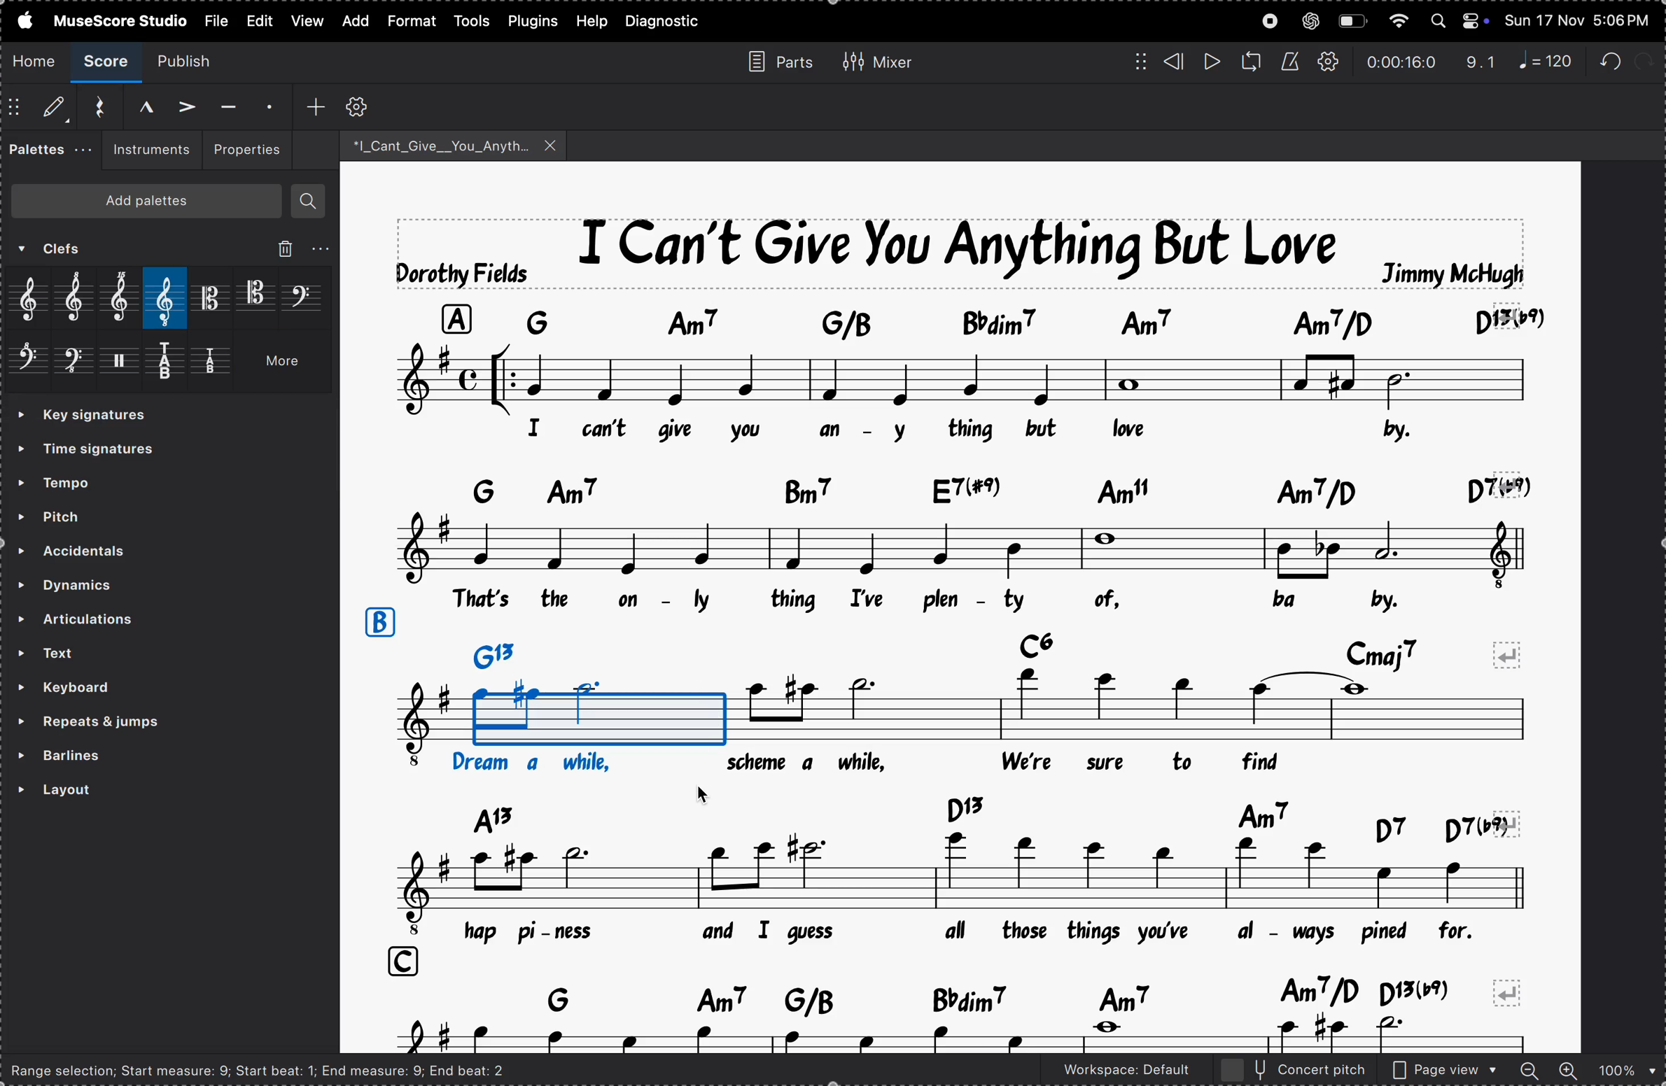 This screenshot has width=1666, height=1086. Describe the element at coordinates (454, 145) in the screenshot. I see `song file` at that location.